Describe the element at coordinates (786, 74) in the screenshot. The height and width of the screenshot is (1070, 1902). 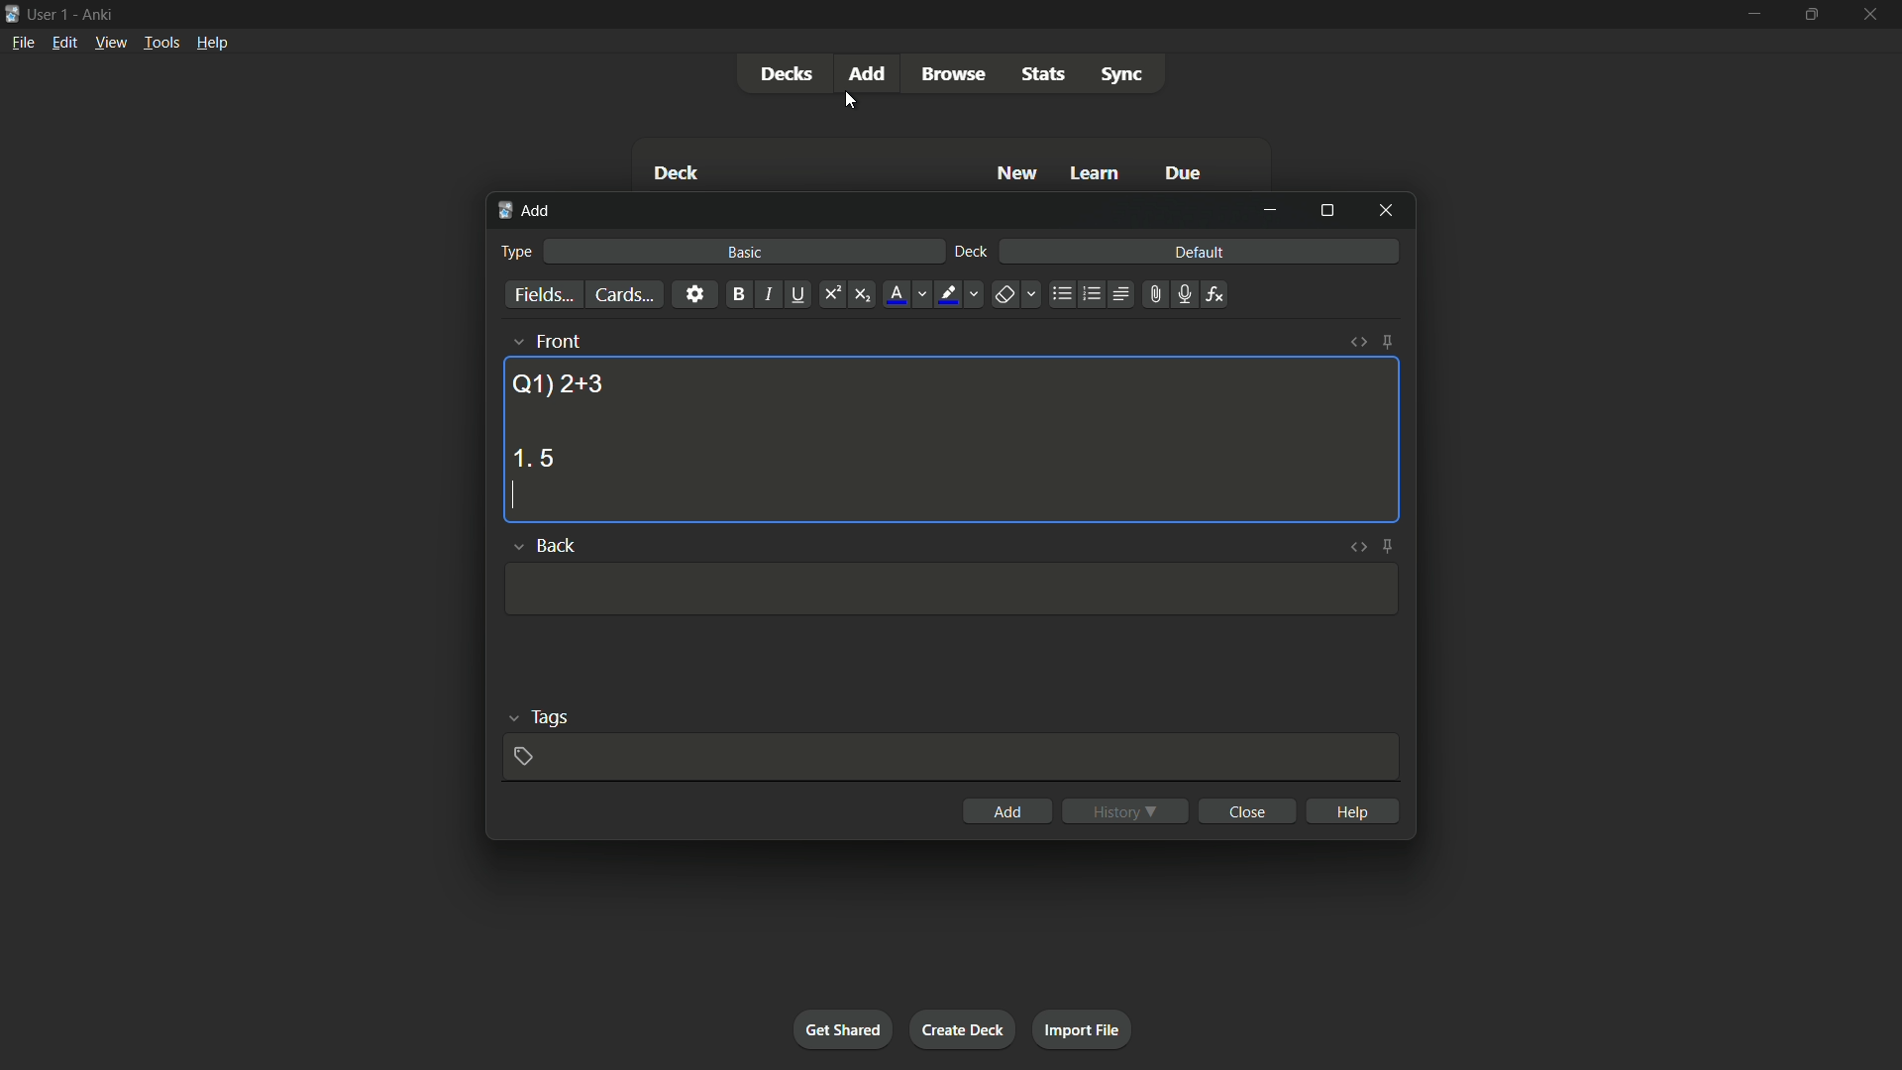
I see `decks` at that location.